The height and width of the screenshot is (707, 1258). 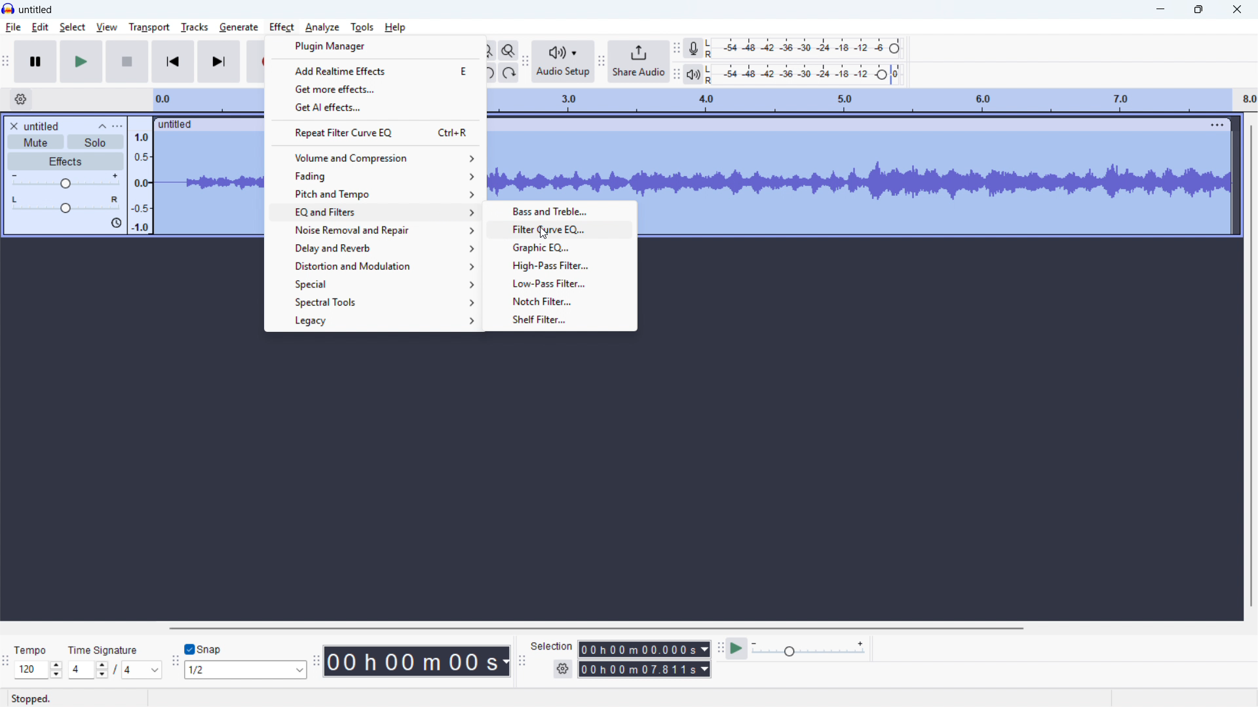 I want to click on Play at speed , so click(x=735, y=649).